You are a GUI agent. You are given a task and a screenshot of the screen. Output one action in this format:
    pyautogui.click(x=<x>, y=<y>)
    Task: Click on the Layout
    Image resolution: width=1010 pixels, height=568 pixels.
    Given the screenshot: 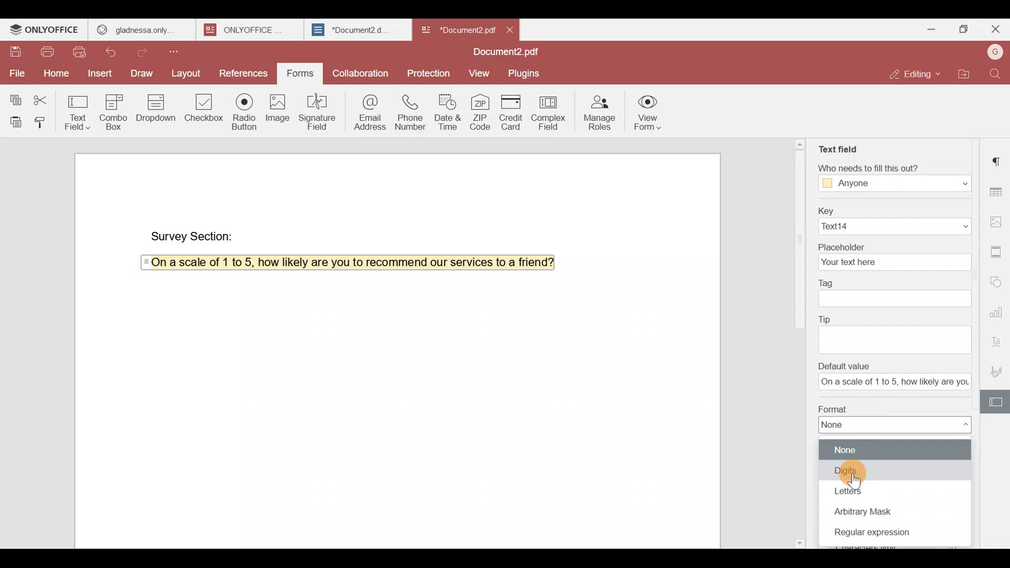 What is the action you would take?
    pyautogui.click(x=187, y=71)
    